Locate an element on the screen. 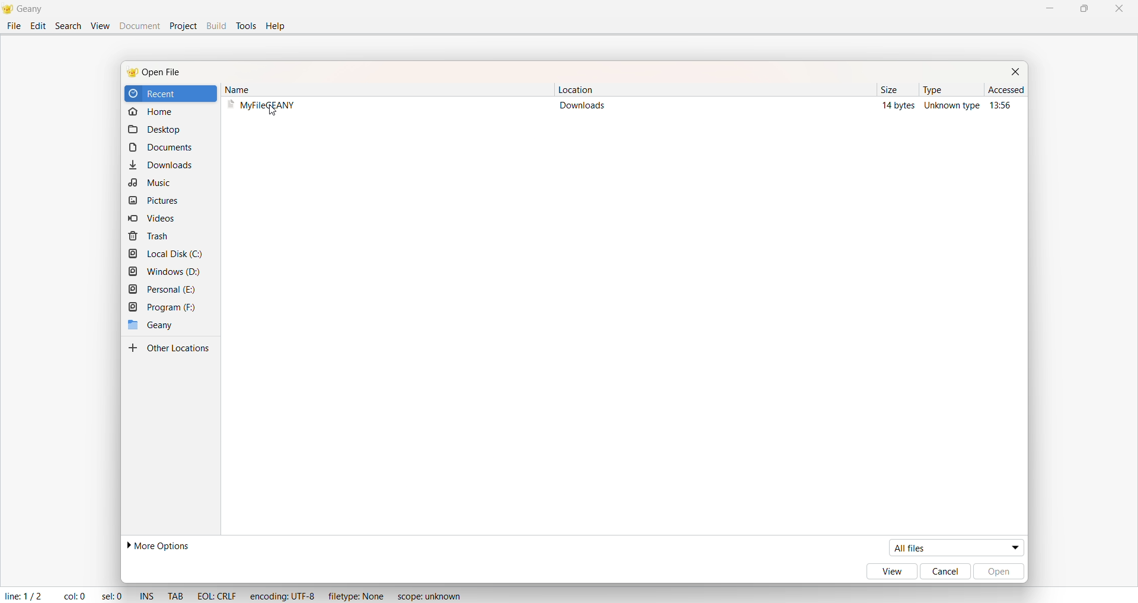 This screenshot has width=1138, height=603. open is located at coordinates (1002, 572).